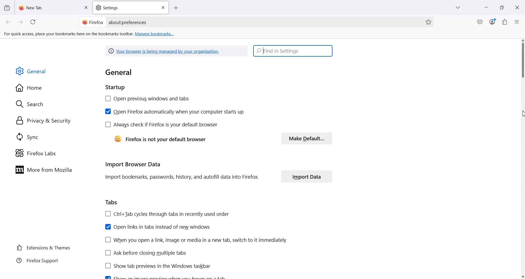 This screenshot has height=279, width=525. I want to click on Open links in tabs instead of new windows, so click(157, 226).